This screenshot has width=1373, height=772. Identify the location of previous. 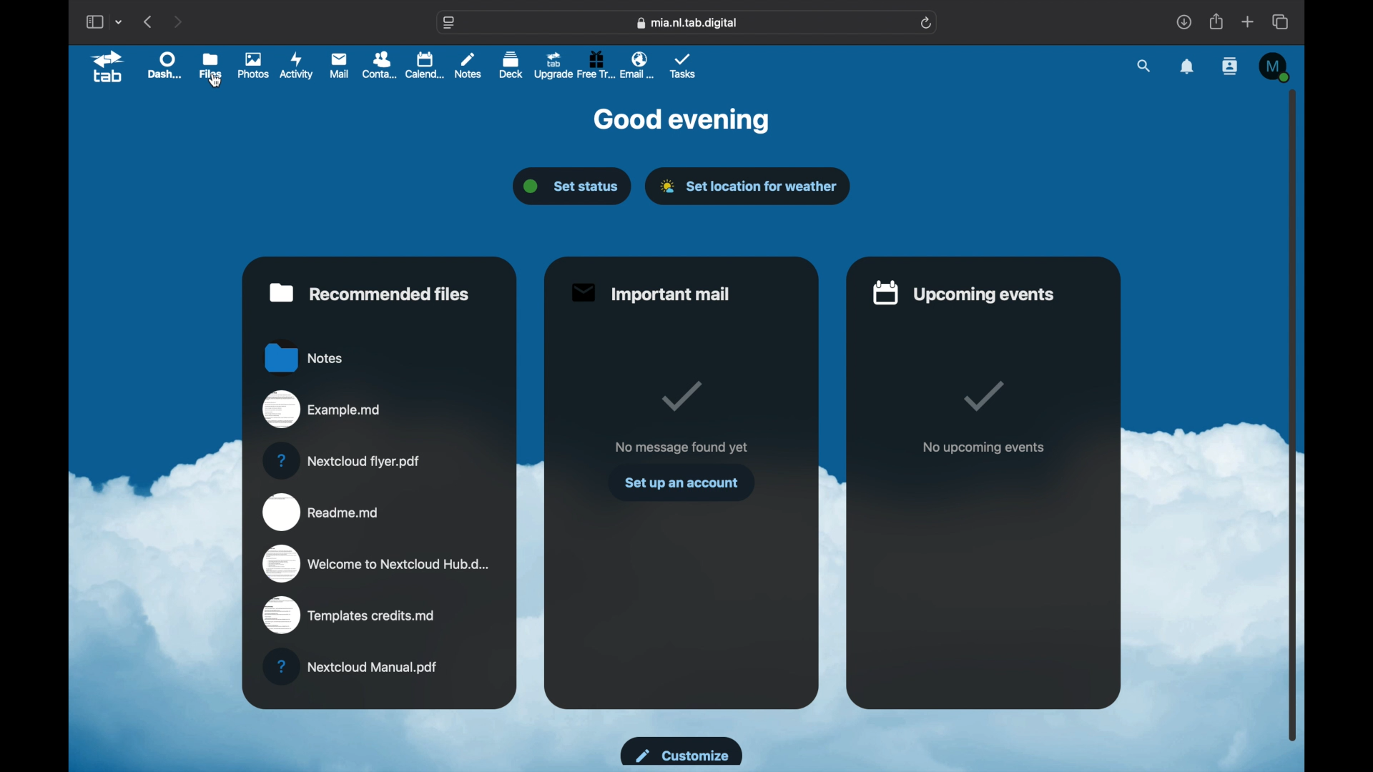
(149, 21).